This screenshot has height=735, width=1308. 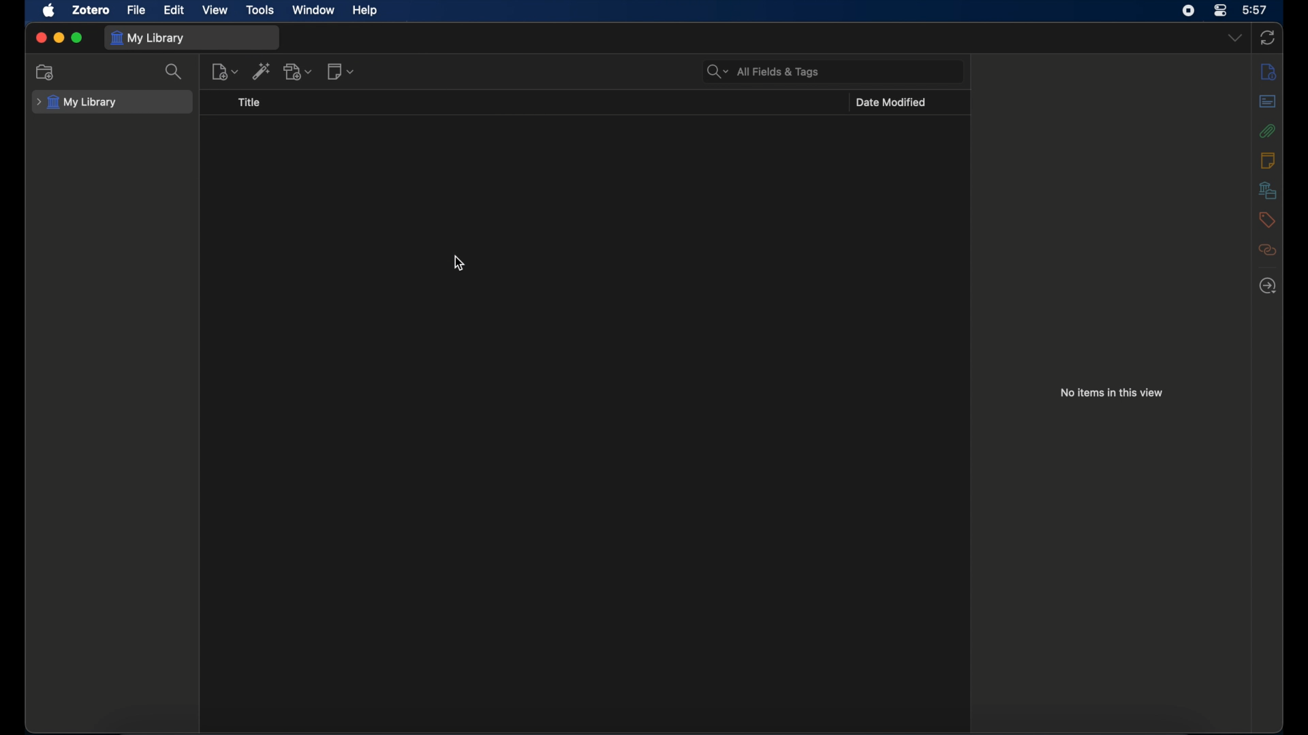 I want to click on info, so click(x=1268, y=71).